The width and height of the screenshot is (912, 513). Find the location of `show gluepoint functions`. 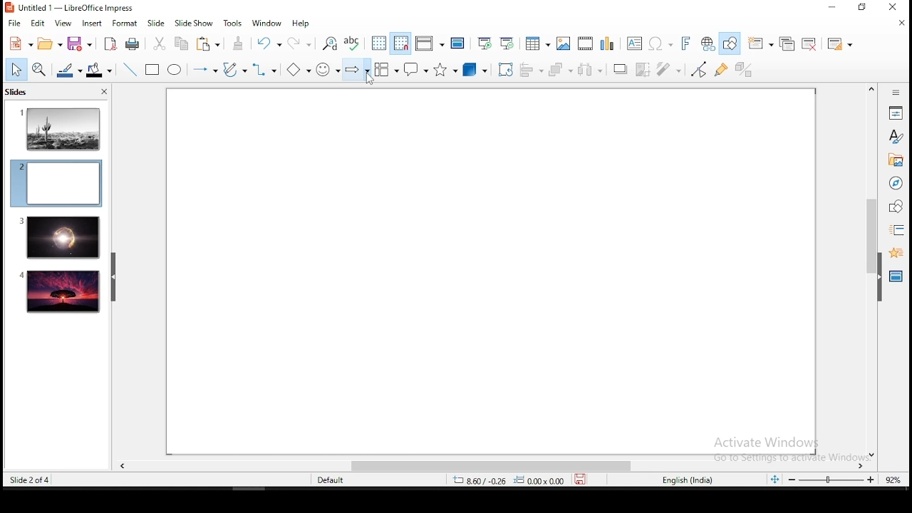

show gluepoint functions is located at coordinates (725, 69).